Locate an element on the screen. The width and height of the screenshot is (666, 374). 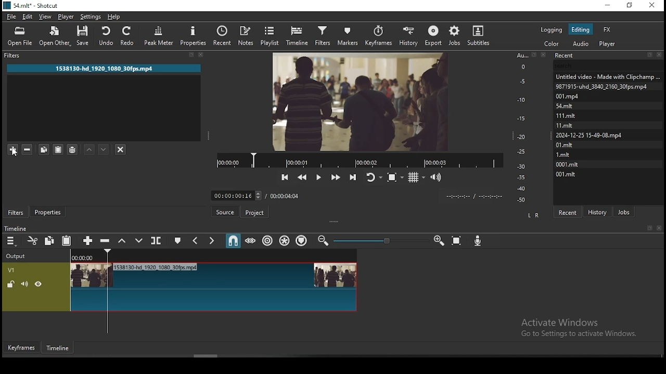
minimize is located at coordinates (607, 6).